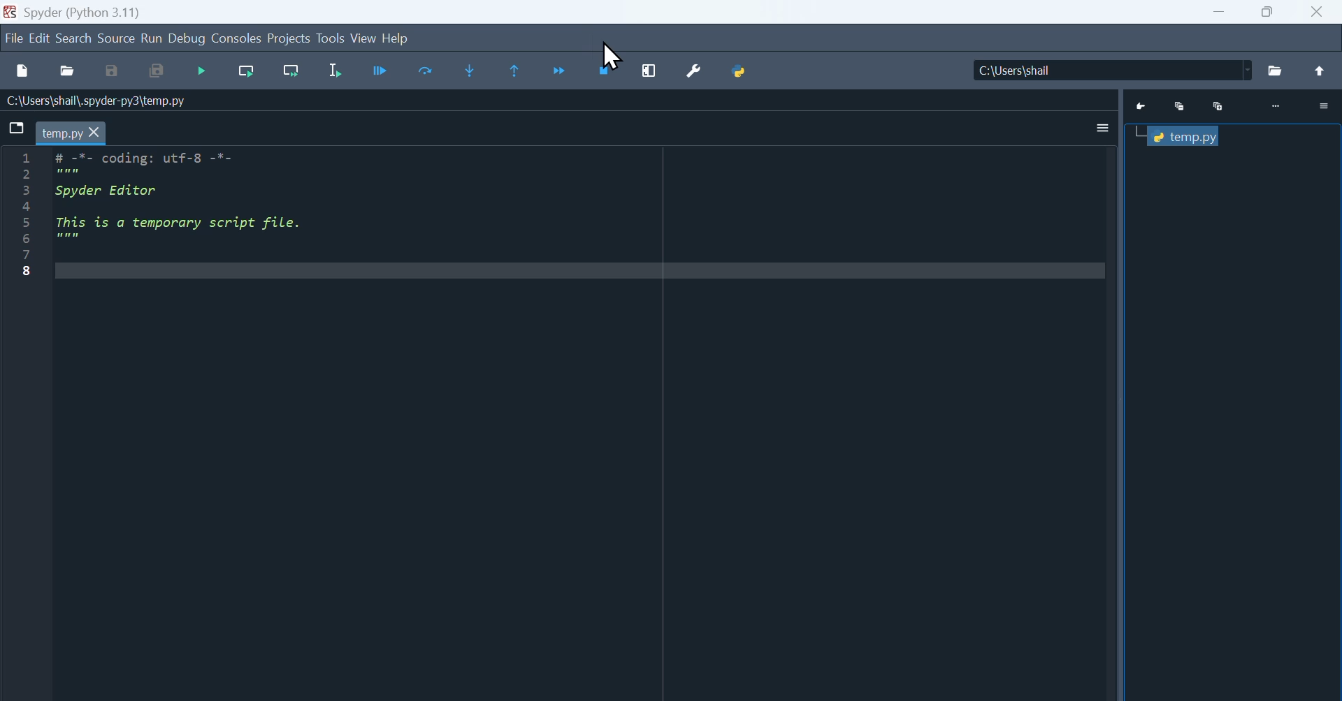 Image resolution: width=1342 pixels, height=701 pixels. I want to click on minimize, so click(1218, 12).